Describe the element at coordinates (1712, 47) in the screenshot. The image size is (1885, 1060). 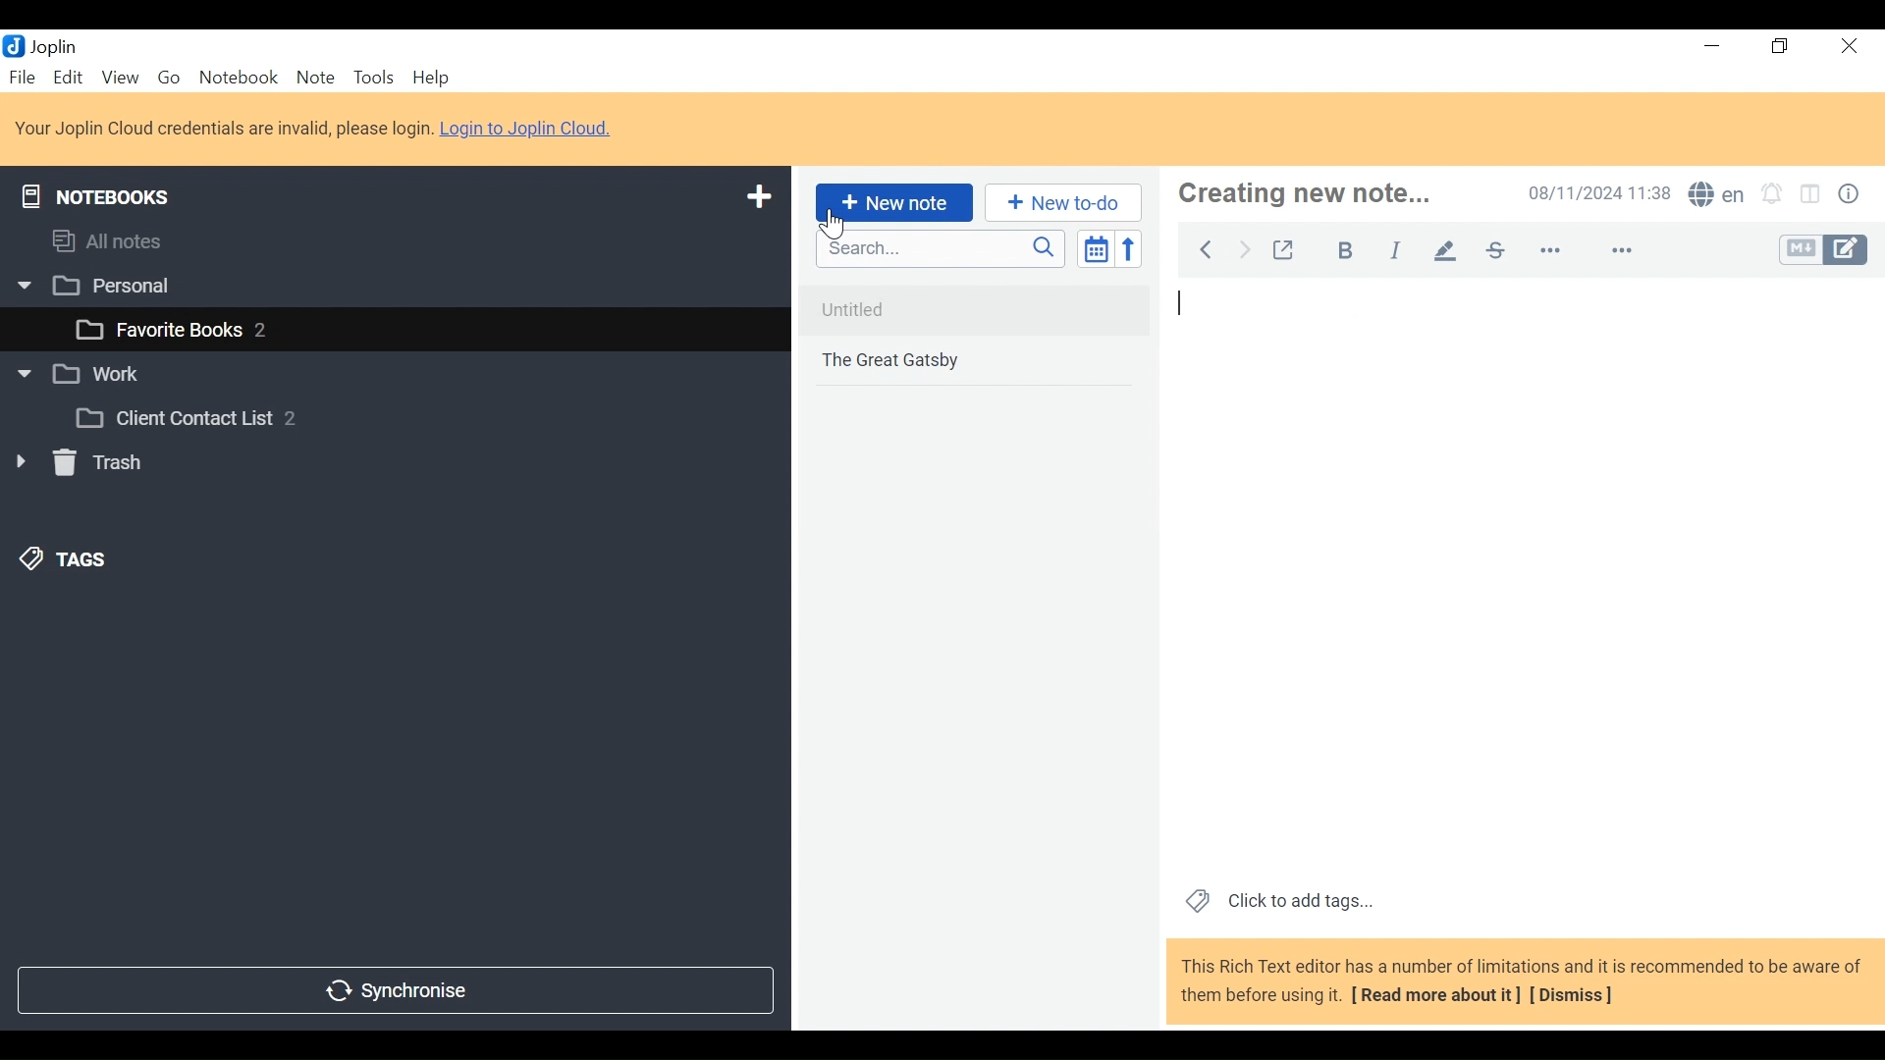
I see `minimize` at that location.